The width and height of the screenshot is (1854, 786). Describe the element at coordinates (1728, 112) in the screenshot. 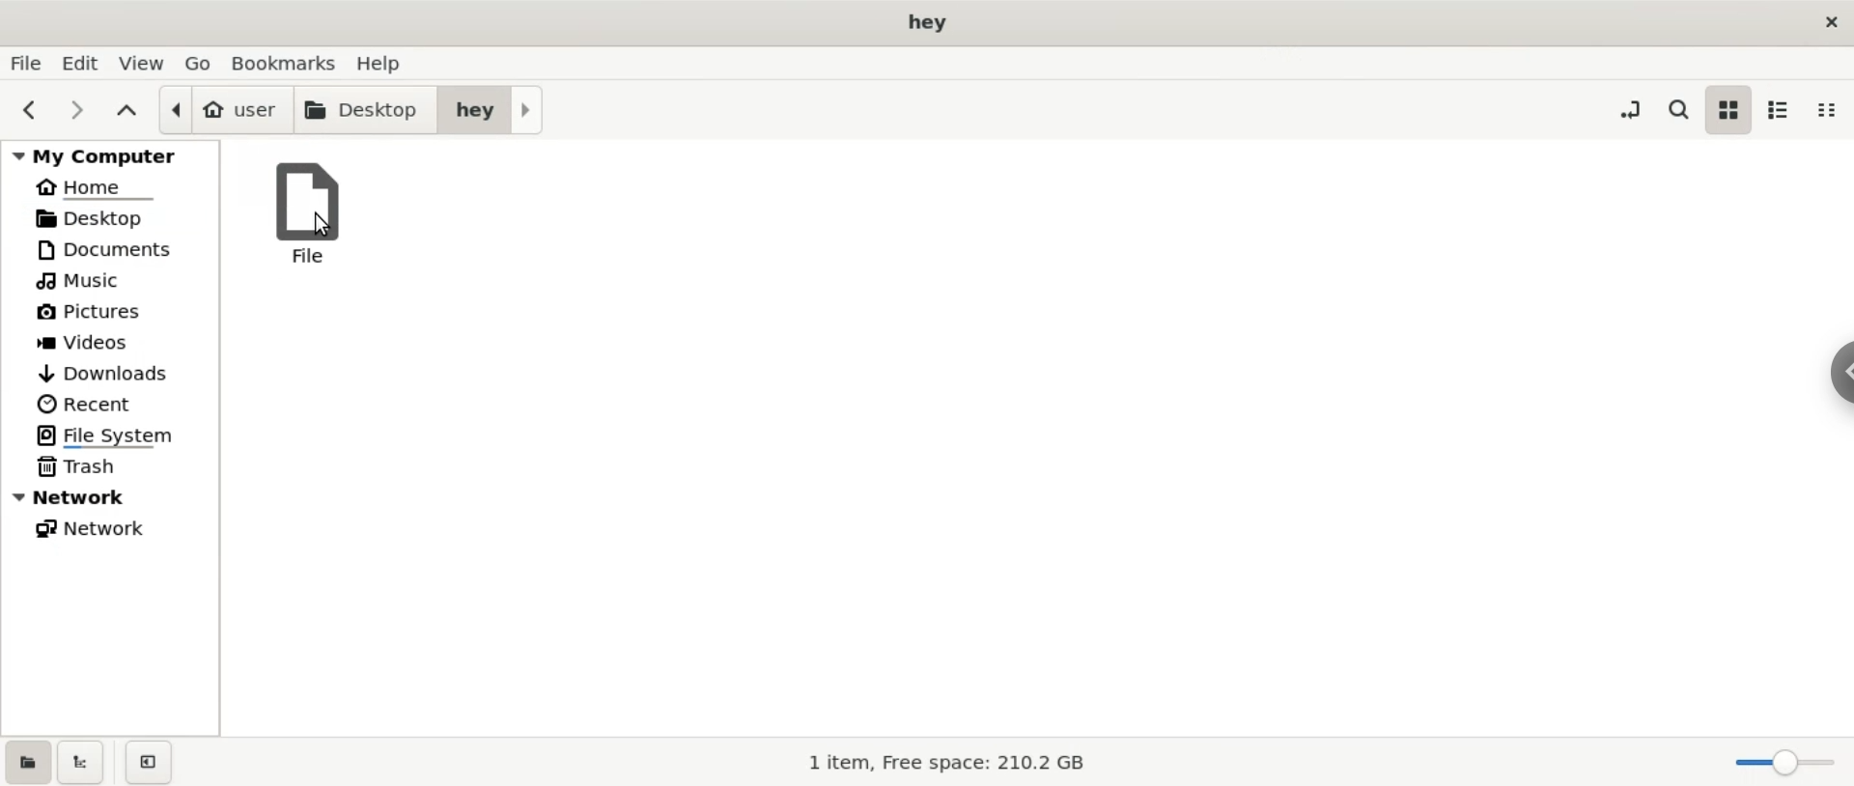

I see `icon view` at that location.